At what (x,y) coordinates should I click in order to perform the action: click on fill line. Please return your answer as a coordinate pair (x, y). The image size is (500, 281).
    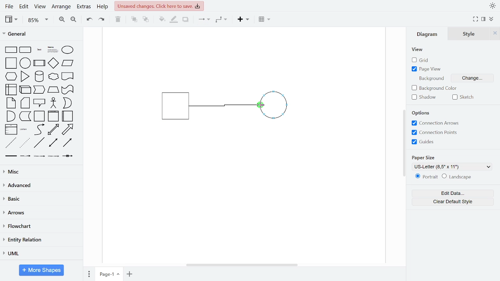
    Looking at the image, I should click on (173, 20).